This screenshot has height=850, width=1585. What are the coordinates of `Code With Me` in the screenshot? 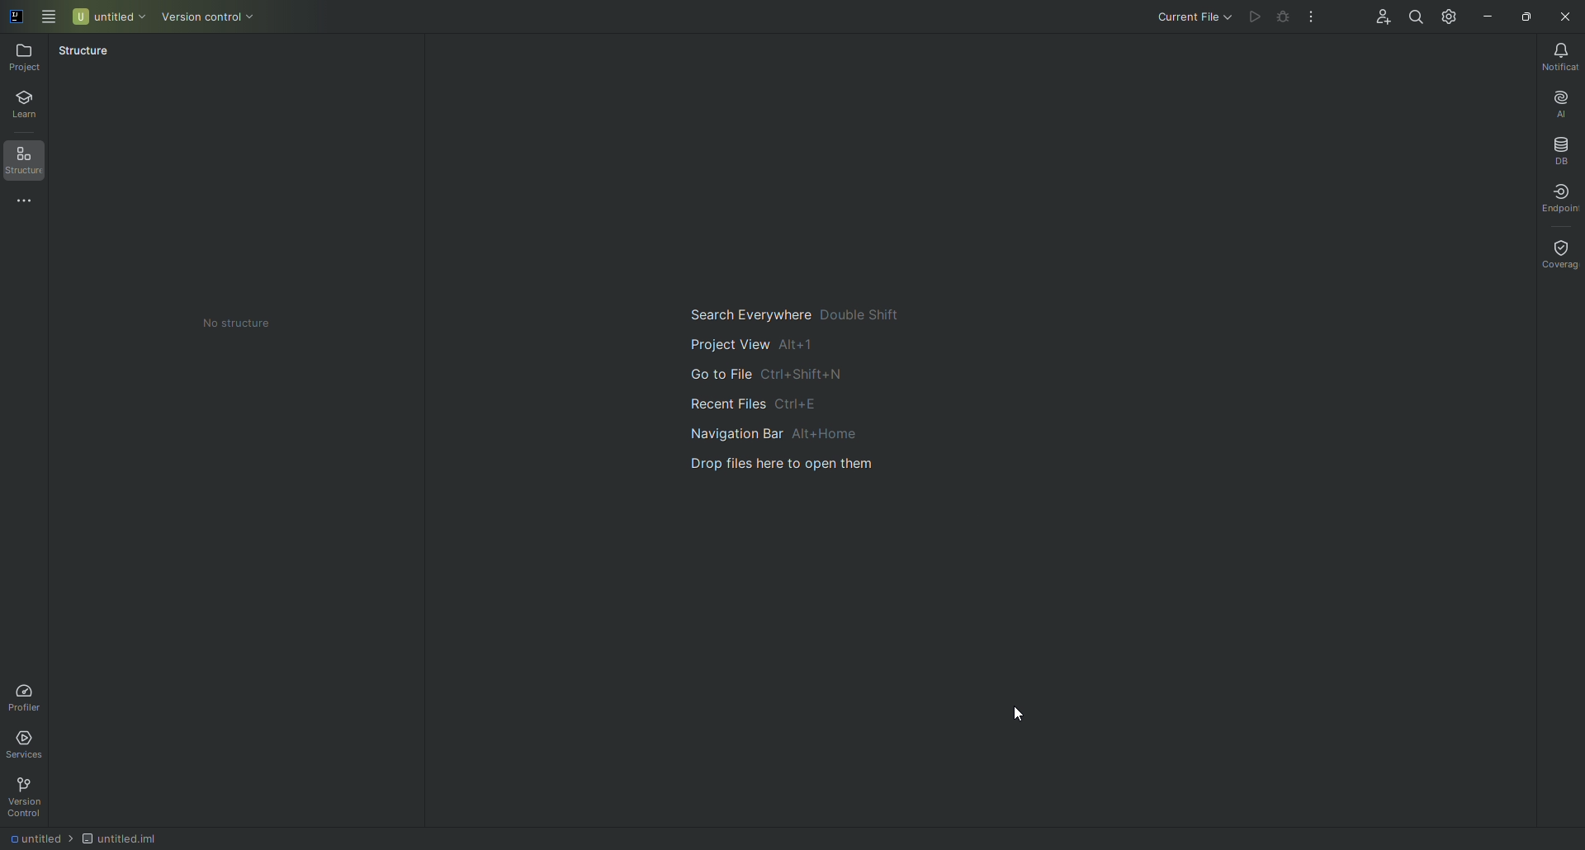 It's located at (1382, 17).